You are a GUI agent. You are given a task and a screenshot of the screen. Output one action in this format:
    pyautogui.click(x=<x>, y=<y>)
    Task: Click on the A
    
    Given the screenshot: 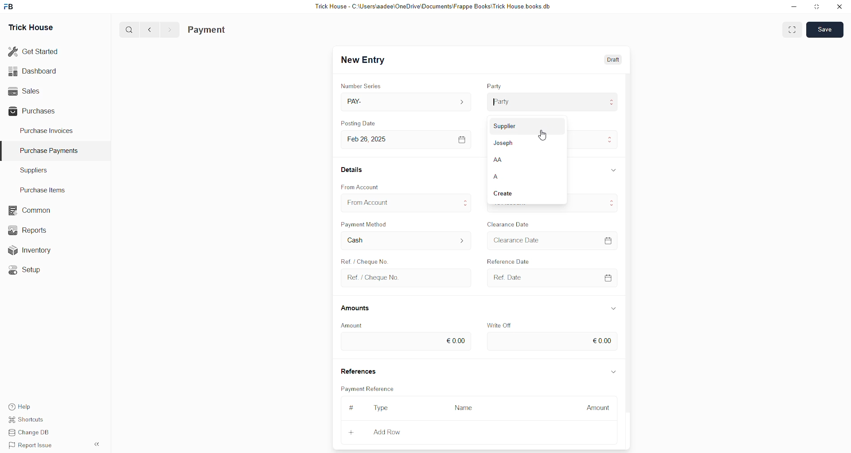 What is the action you would take?
    pyautogui.click(x=504, y=176)
    